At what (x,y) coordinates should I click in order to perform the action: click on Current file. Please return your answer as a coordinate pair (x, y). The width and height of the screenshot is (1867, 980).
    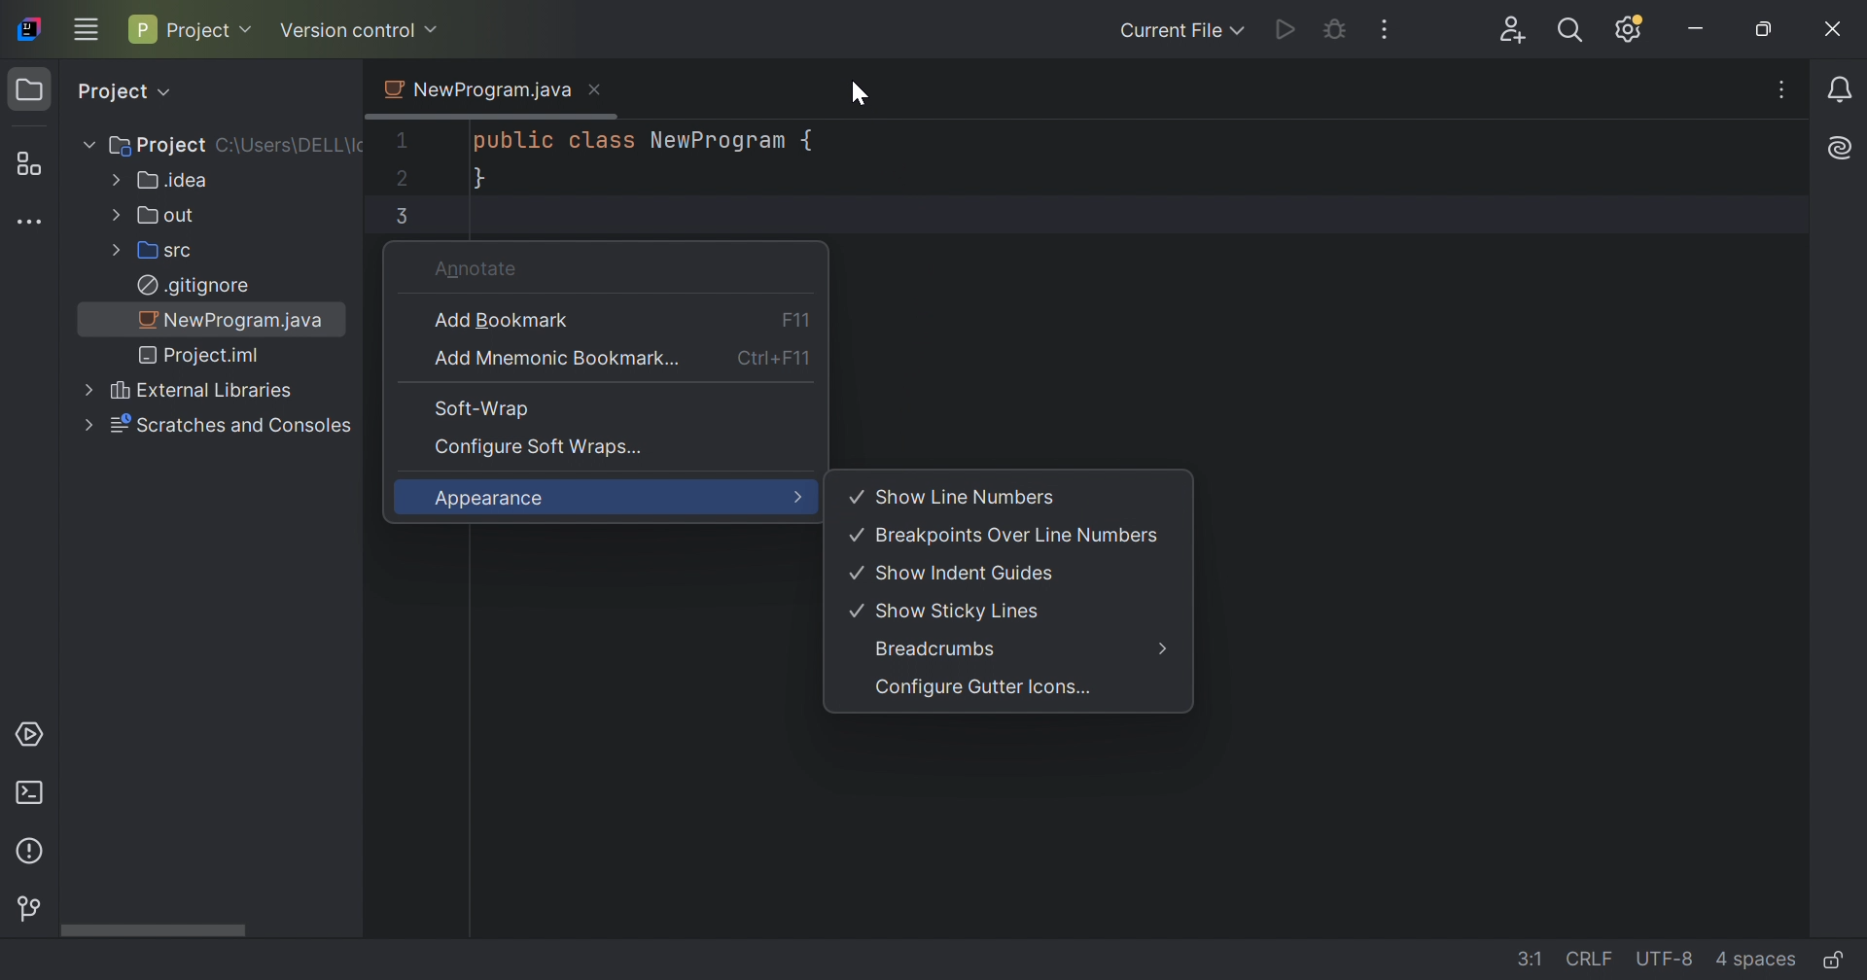
    Looking at the image, I should click on (1166, 33).